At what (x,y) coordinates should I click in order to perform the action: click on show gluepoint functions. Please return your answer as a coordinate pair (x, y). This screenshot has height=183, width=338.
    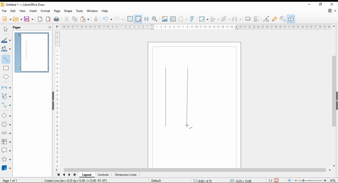
    Looking at the image, I should click on (275, 19).